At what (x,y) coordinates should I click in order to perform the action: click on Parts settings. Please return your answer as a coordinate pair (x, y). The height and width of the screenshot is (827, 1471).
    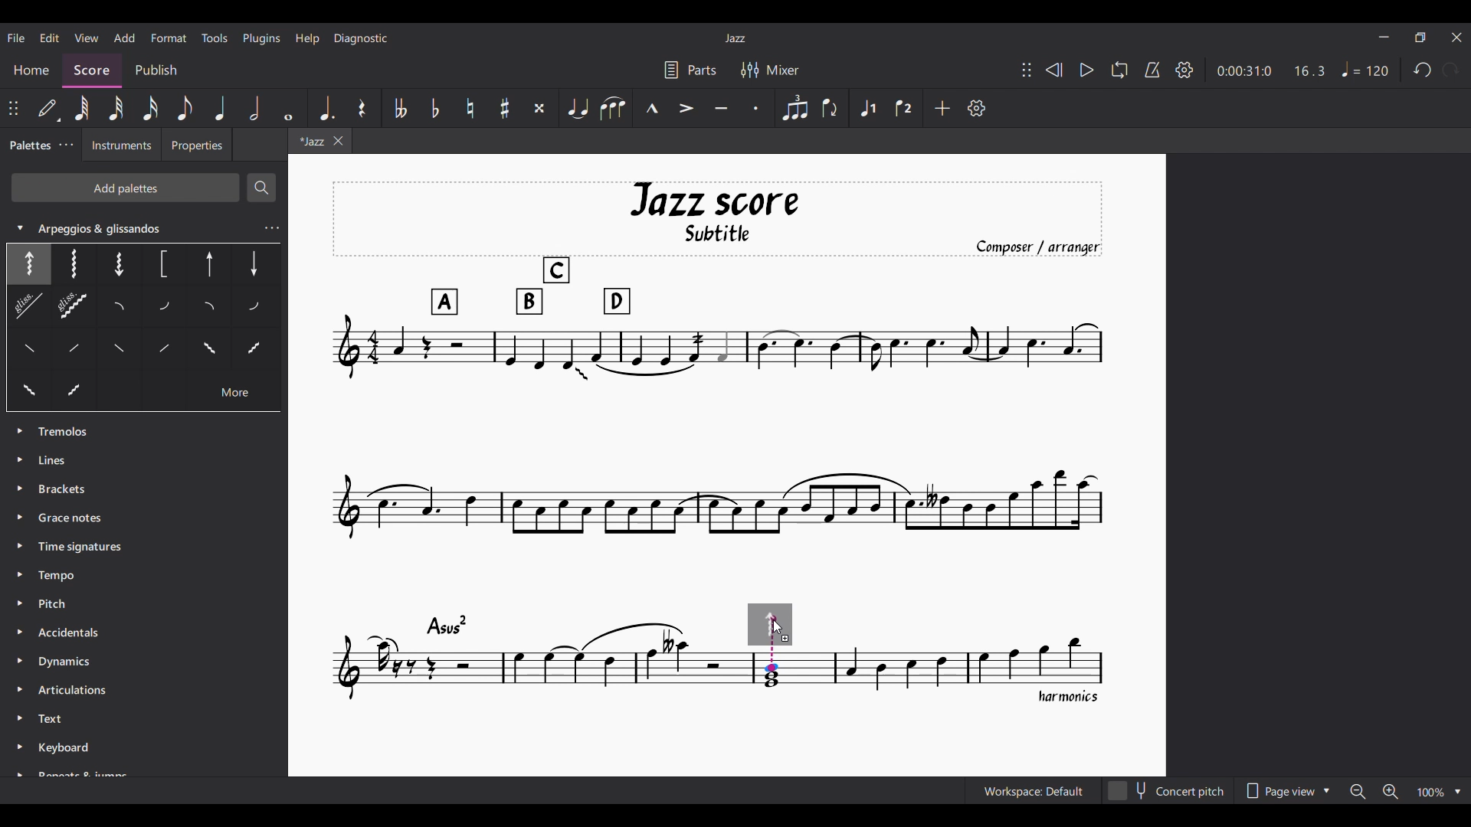
    Looking at the image, I should click on (691, 70).